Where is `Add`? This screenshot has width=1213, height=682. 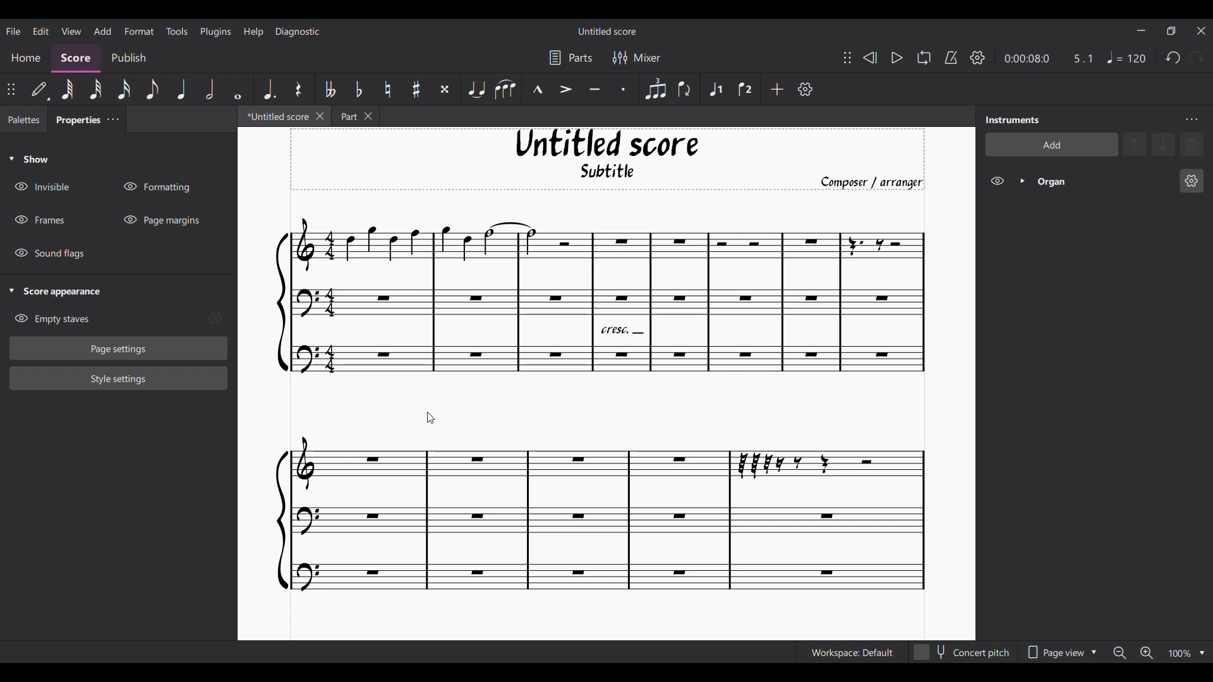 Add is located at coordinates (778, 89).